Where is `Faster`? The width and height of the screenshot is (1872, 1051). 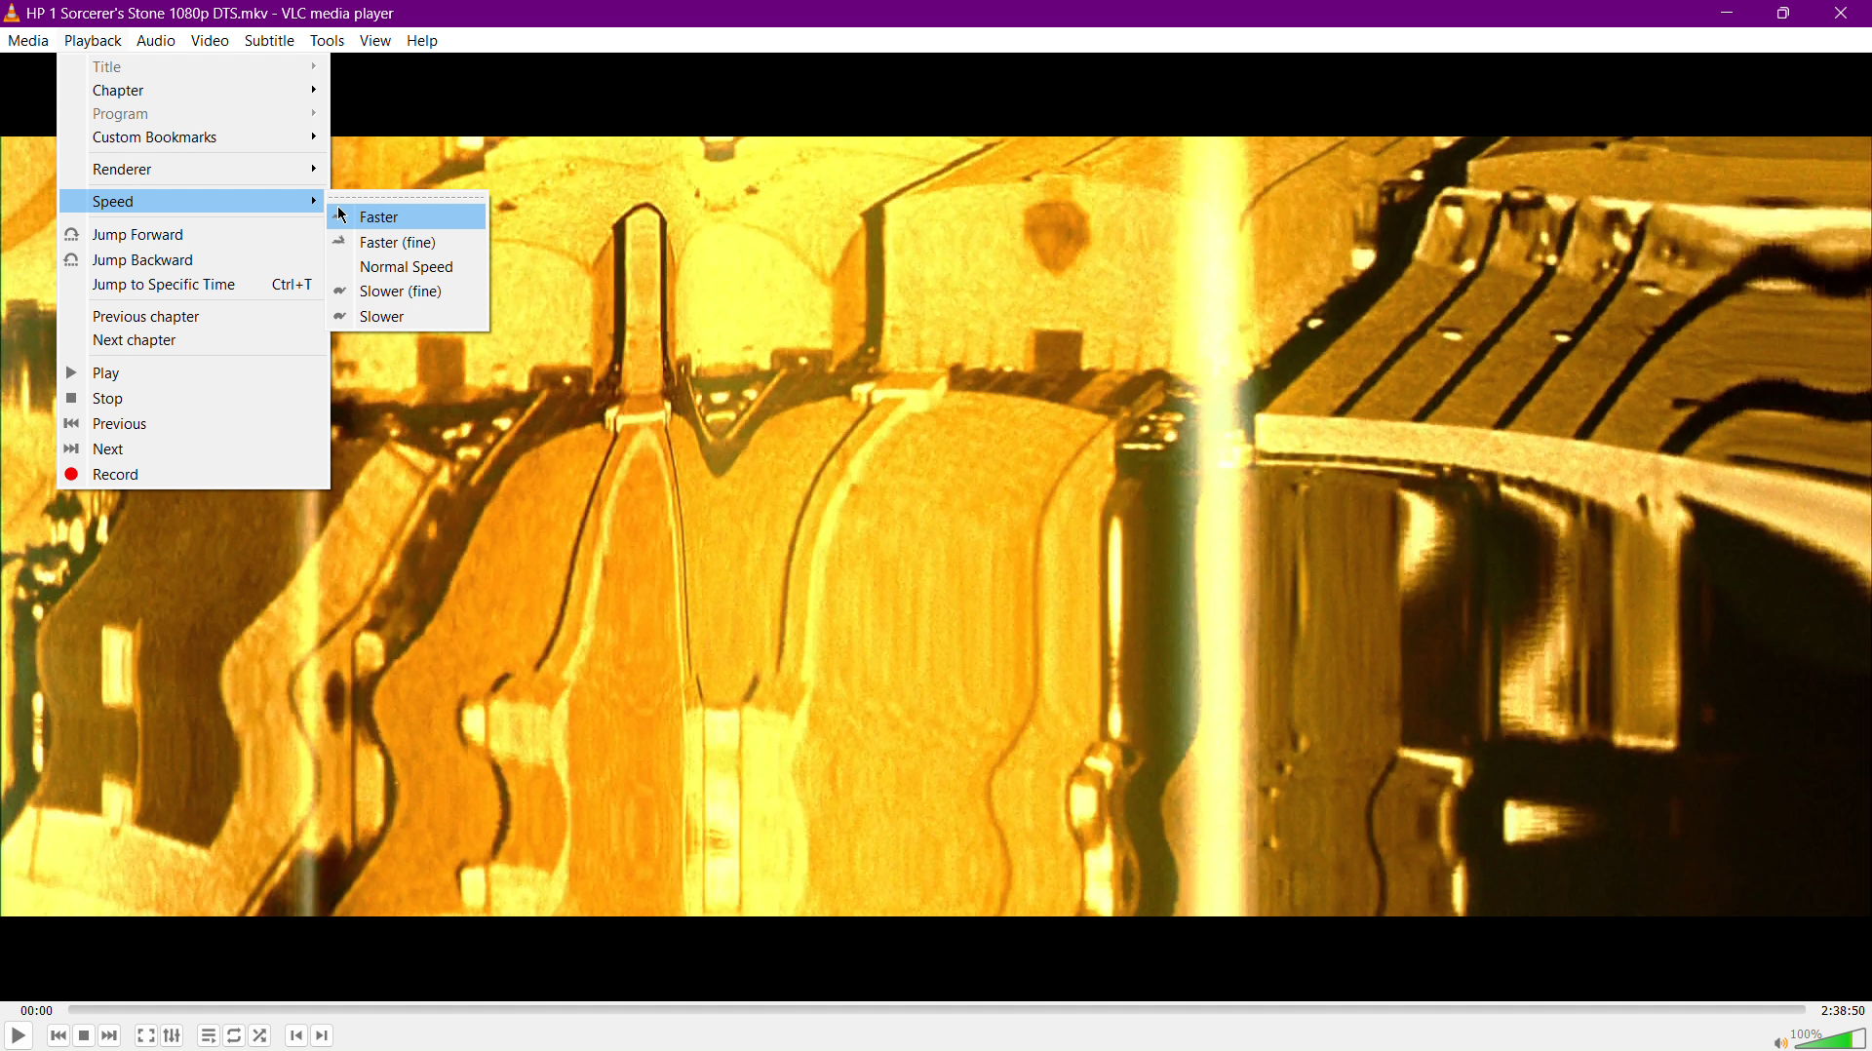 Faster is located at coordinates (400, 213).